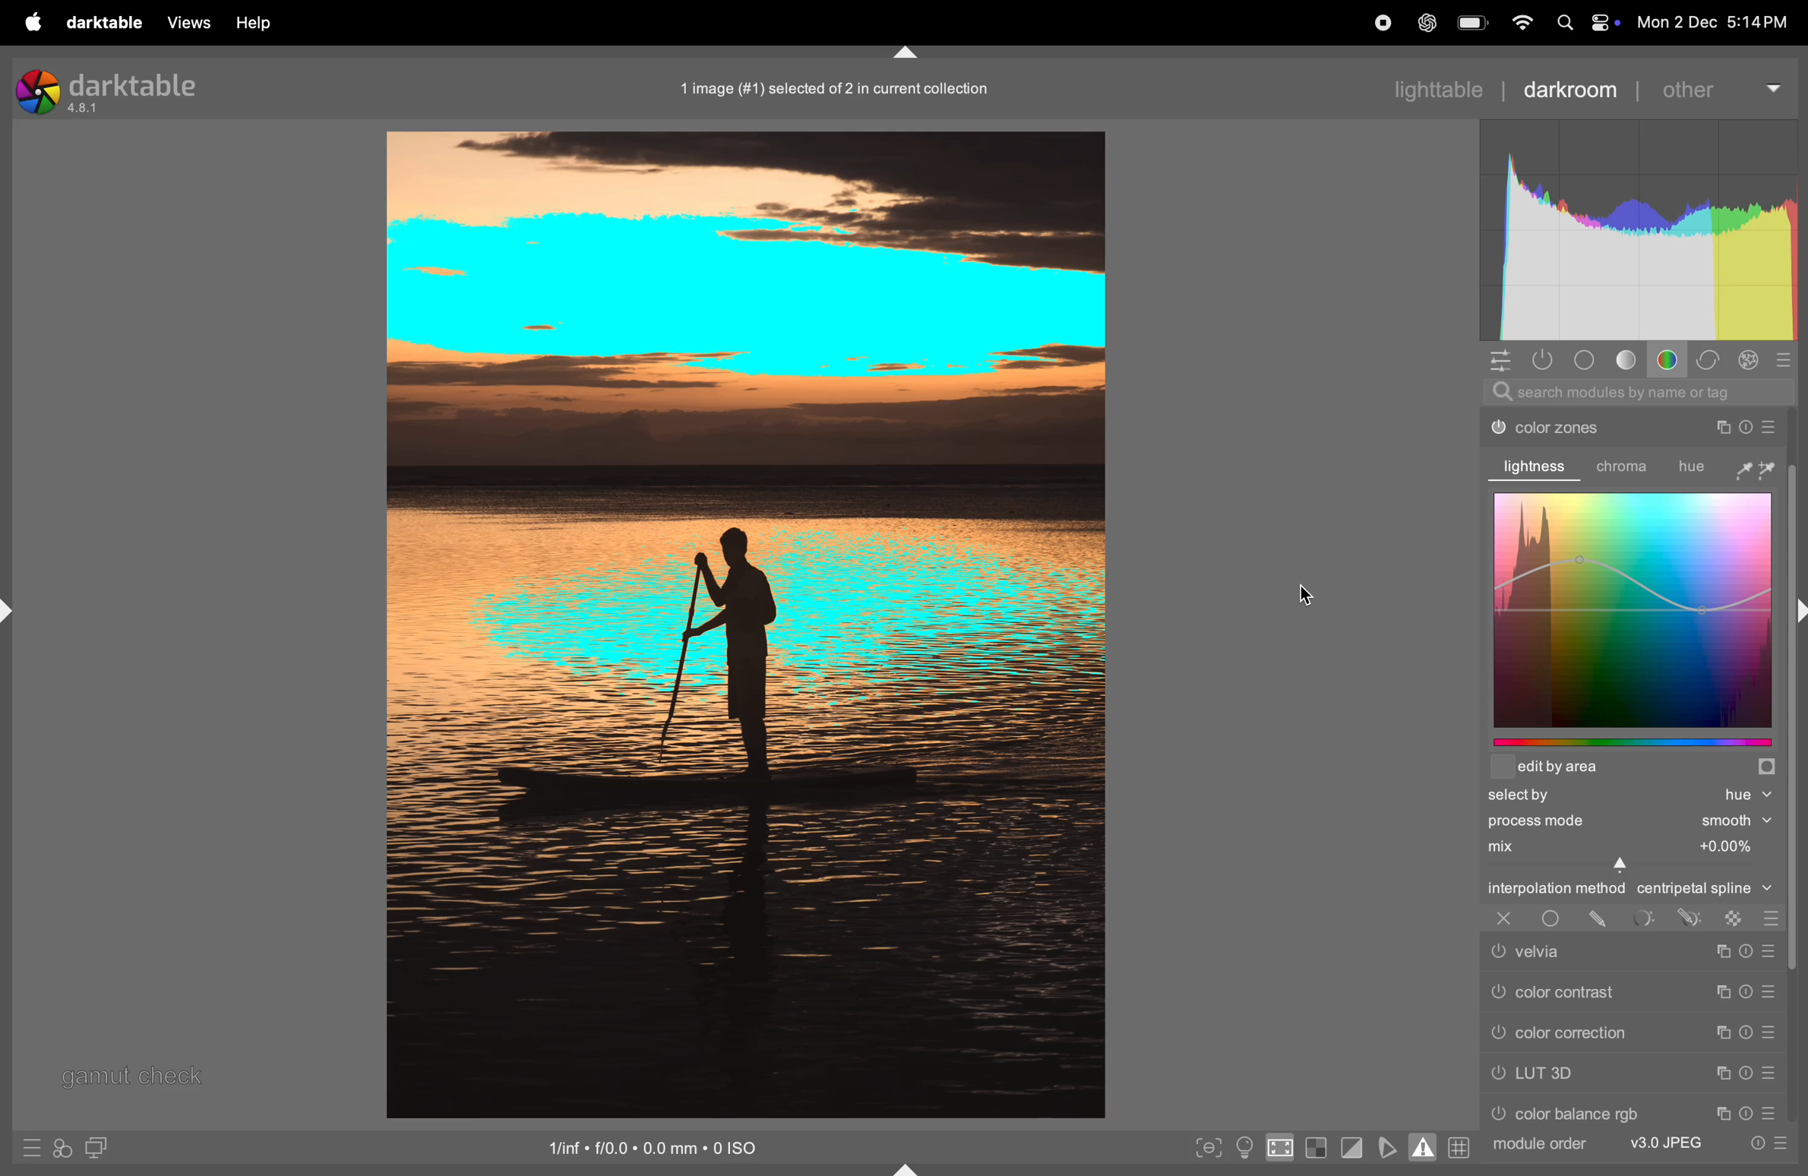 The image size is (1808, 1176). Describe the element at coordinates (1390, 1146) in the screenshot. I see `toggle soft proffing` at that location.